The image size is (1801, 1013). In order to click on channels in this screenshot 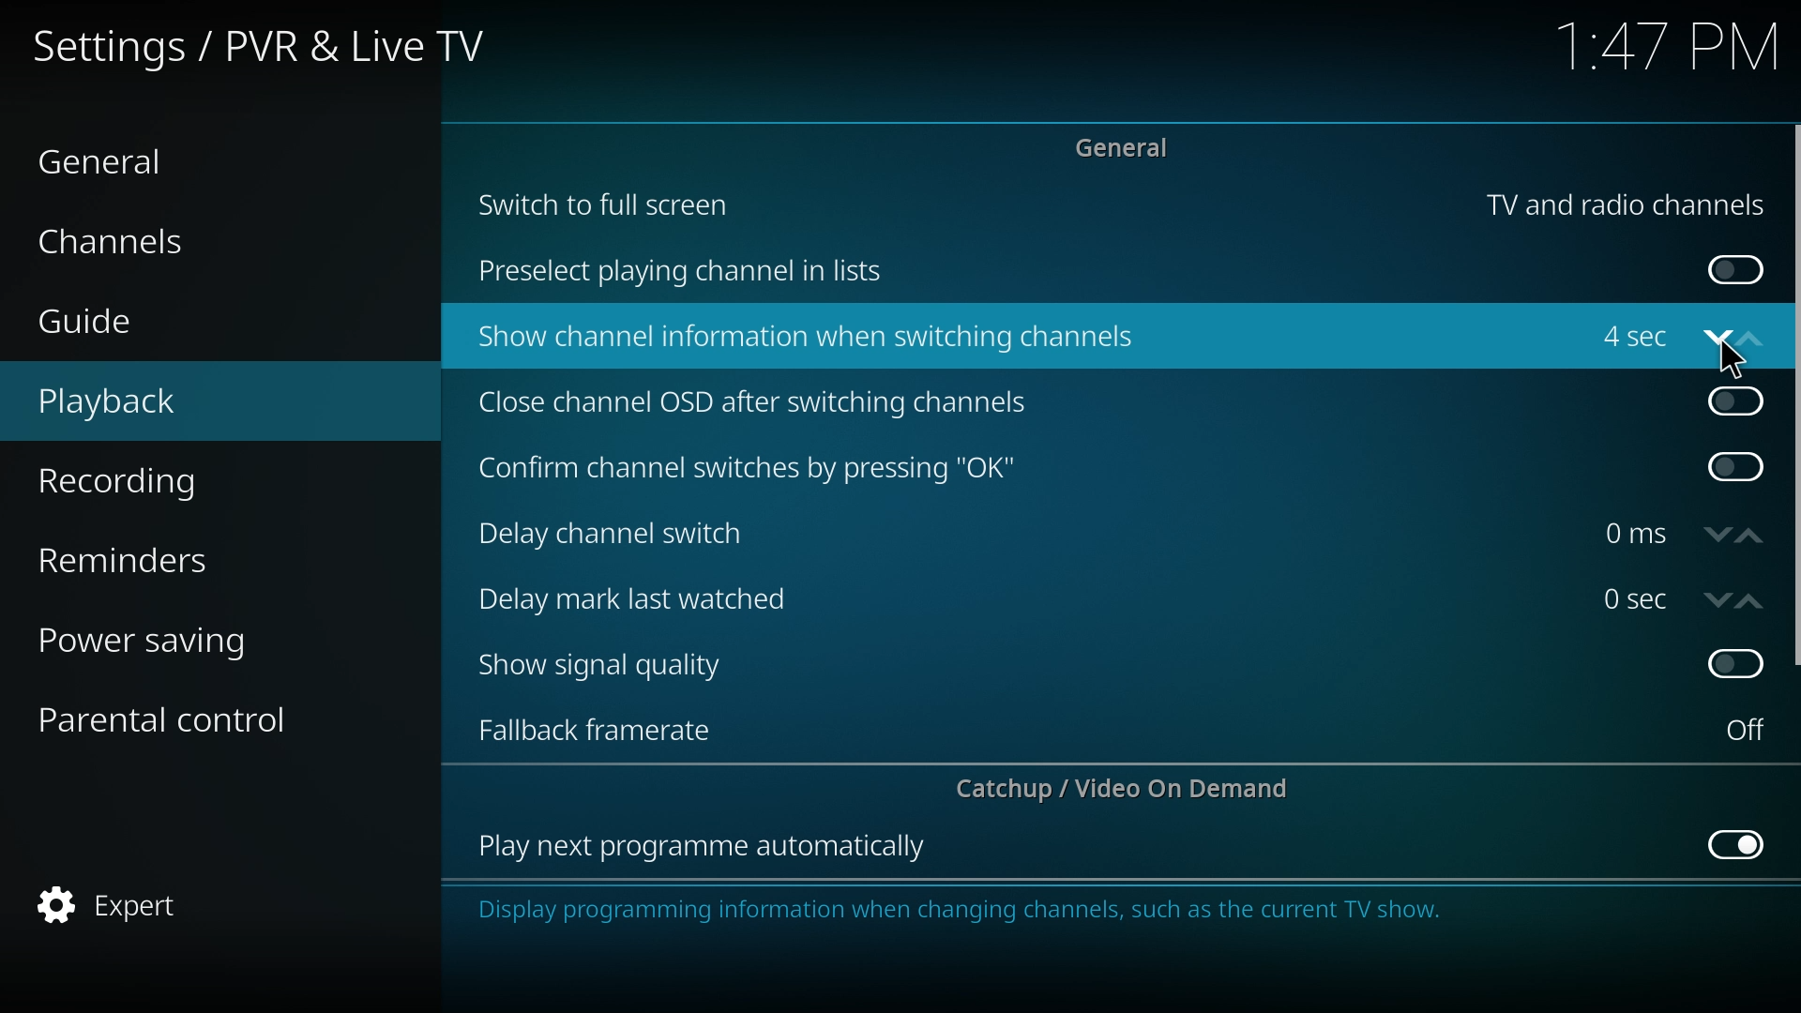, I will do `click(150, 239)`.